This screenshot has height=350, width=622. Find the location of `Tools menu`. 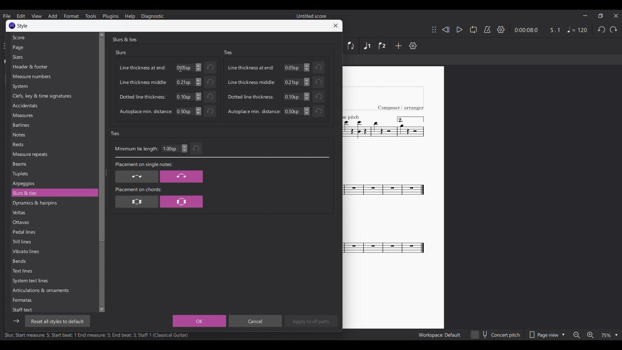

Tools menu is located at coordinates (90, 16).